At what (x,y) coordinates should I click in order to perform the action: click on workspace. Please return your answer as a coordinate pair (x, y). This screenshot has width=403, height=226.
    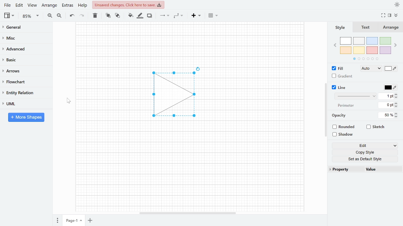
    Looking at the image, I should click on (190, 42).